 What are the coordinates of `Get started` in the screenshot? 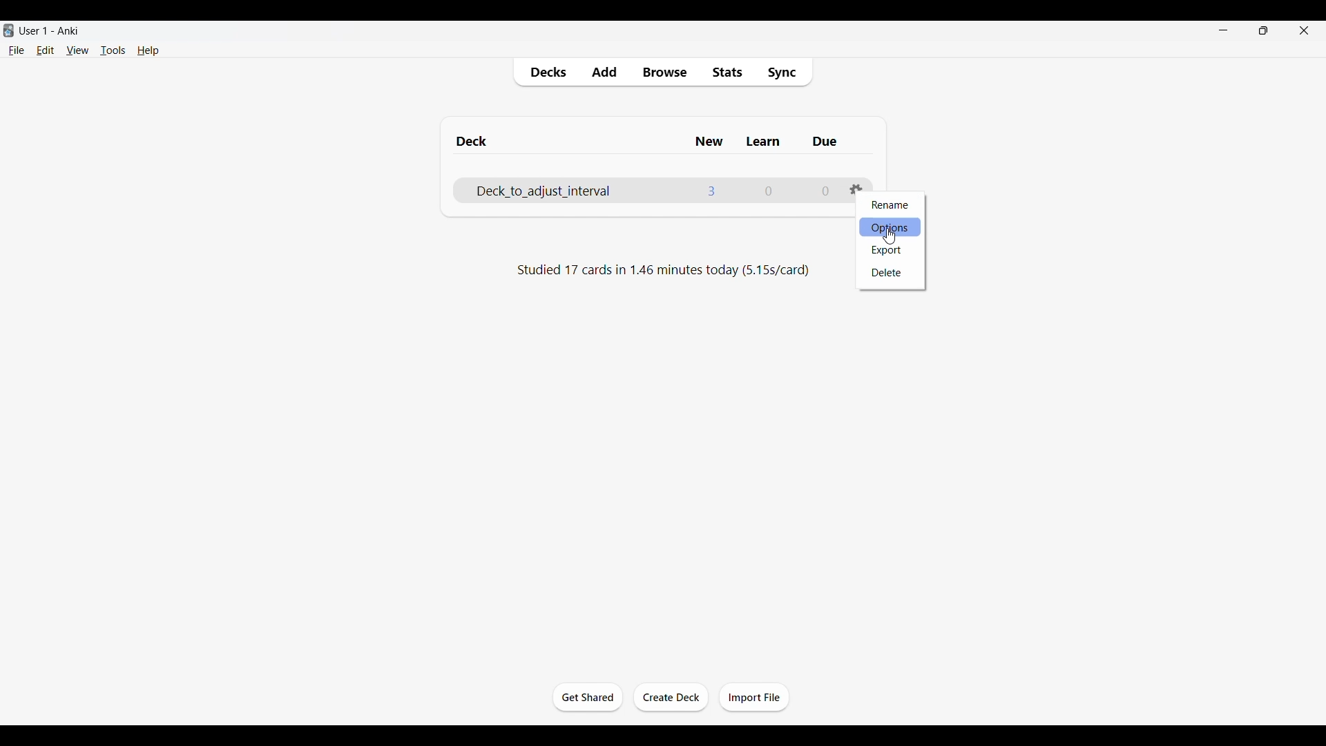 It's located at (587, 698).